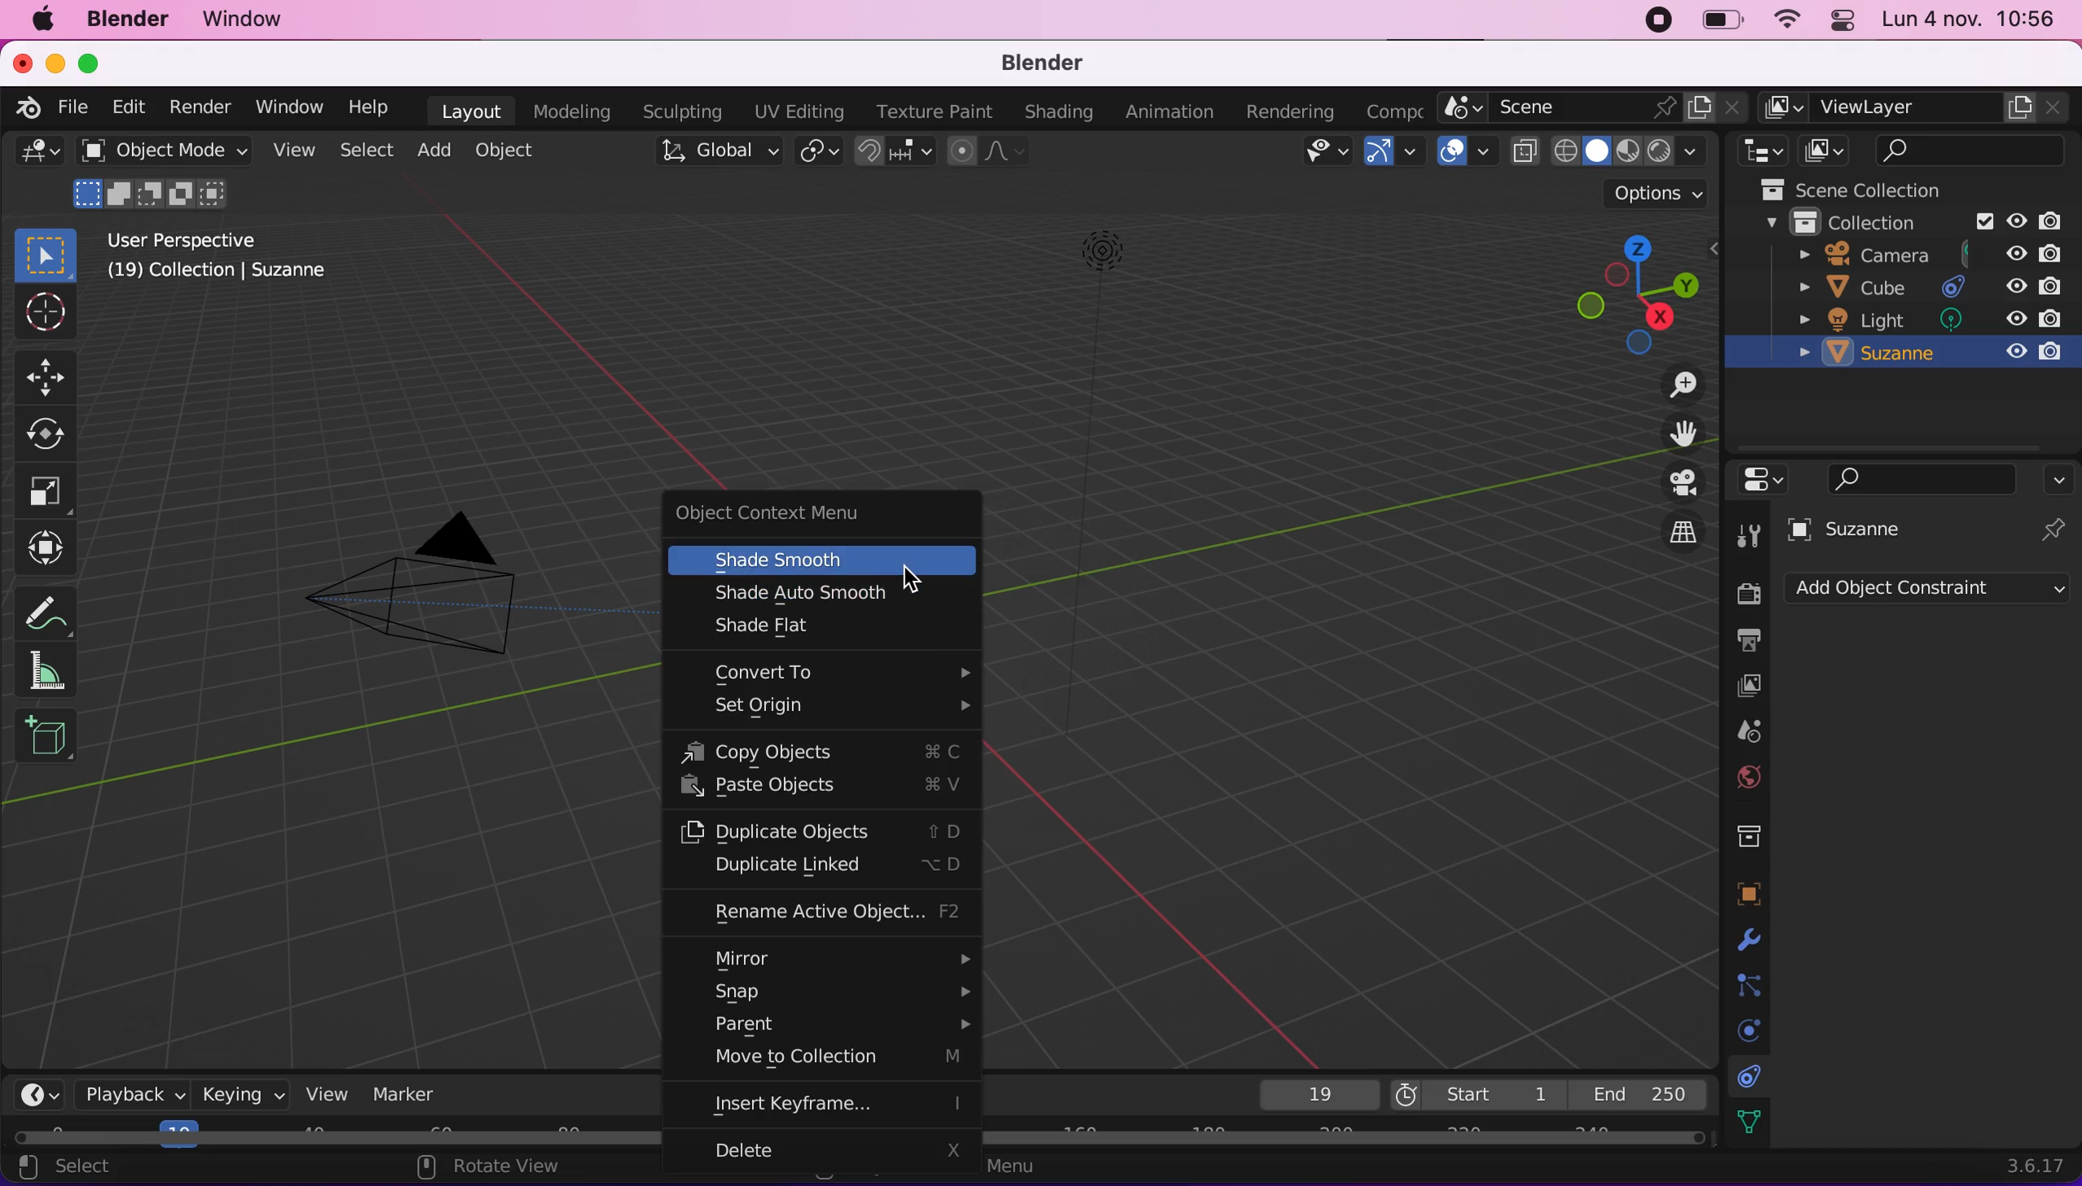 This screenshot has width=2082, height=1186. I want to click on editor type, so click(1758, 152).